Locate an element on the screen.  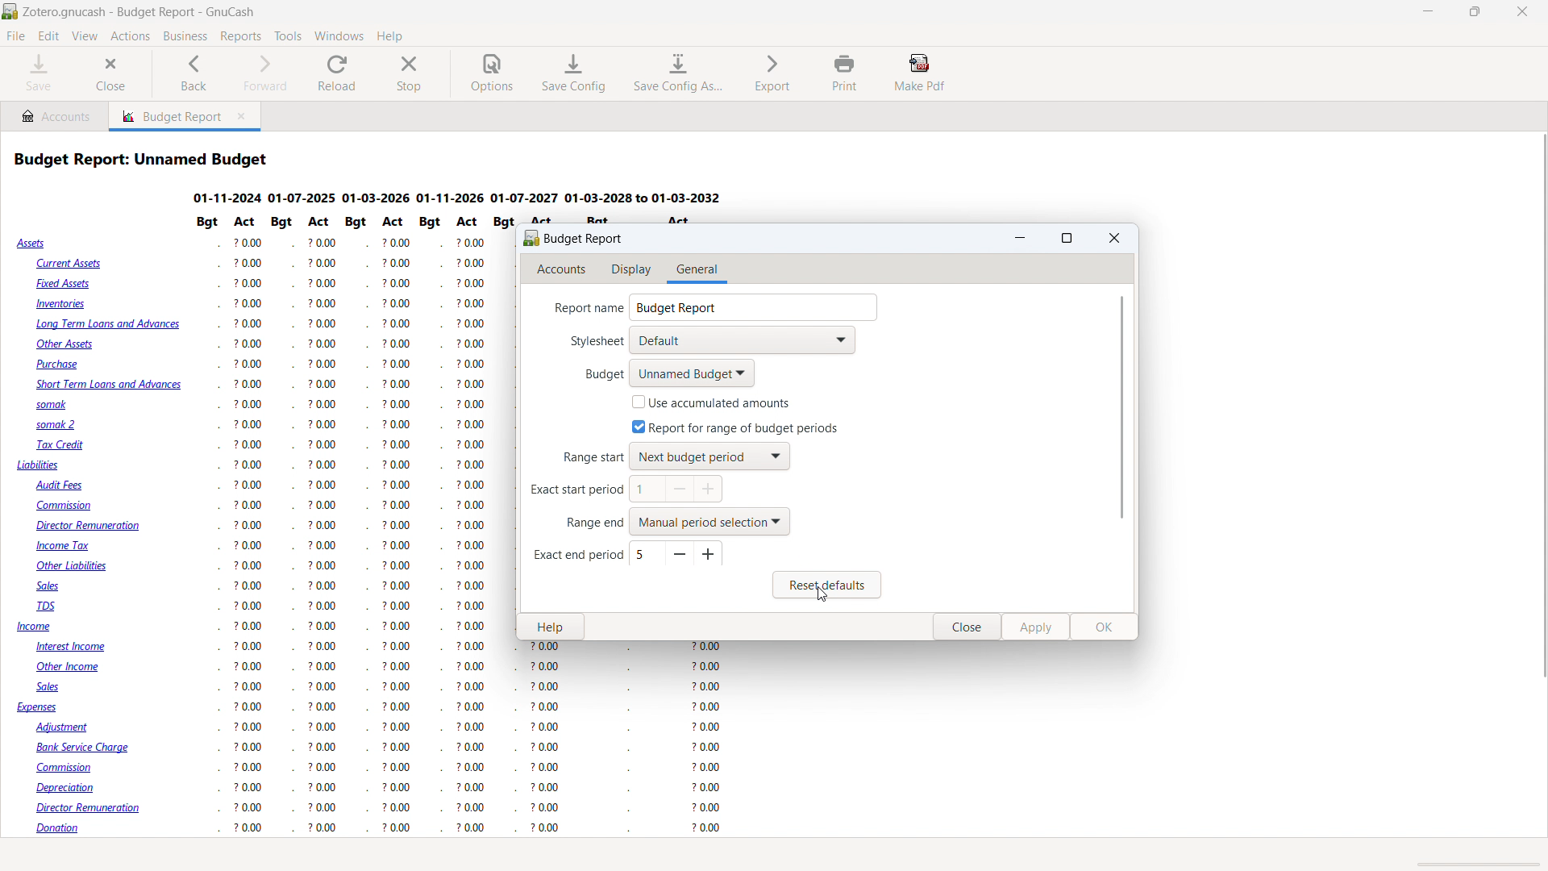
Director Remuneration is located at coordinates (89, 527).